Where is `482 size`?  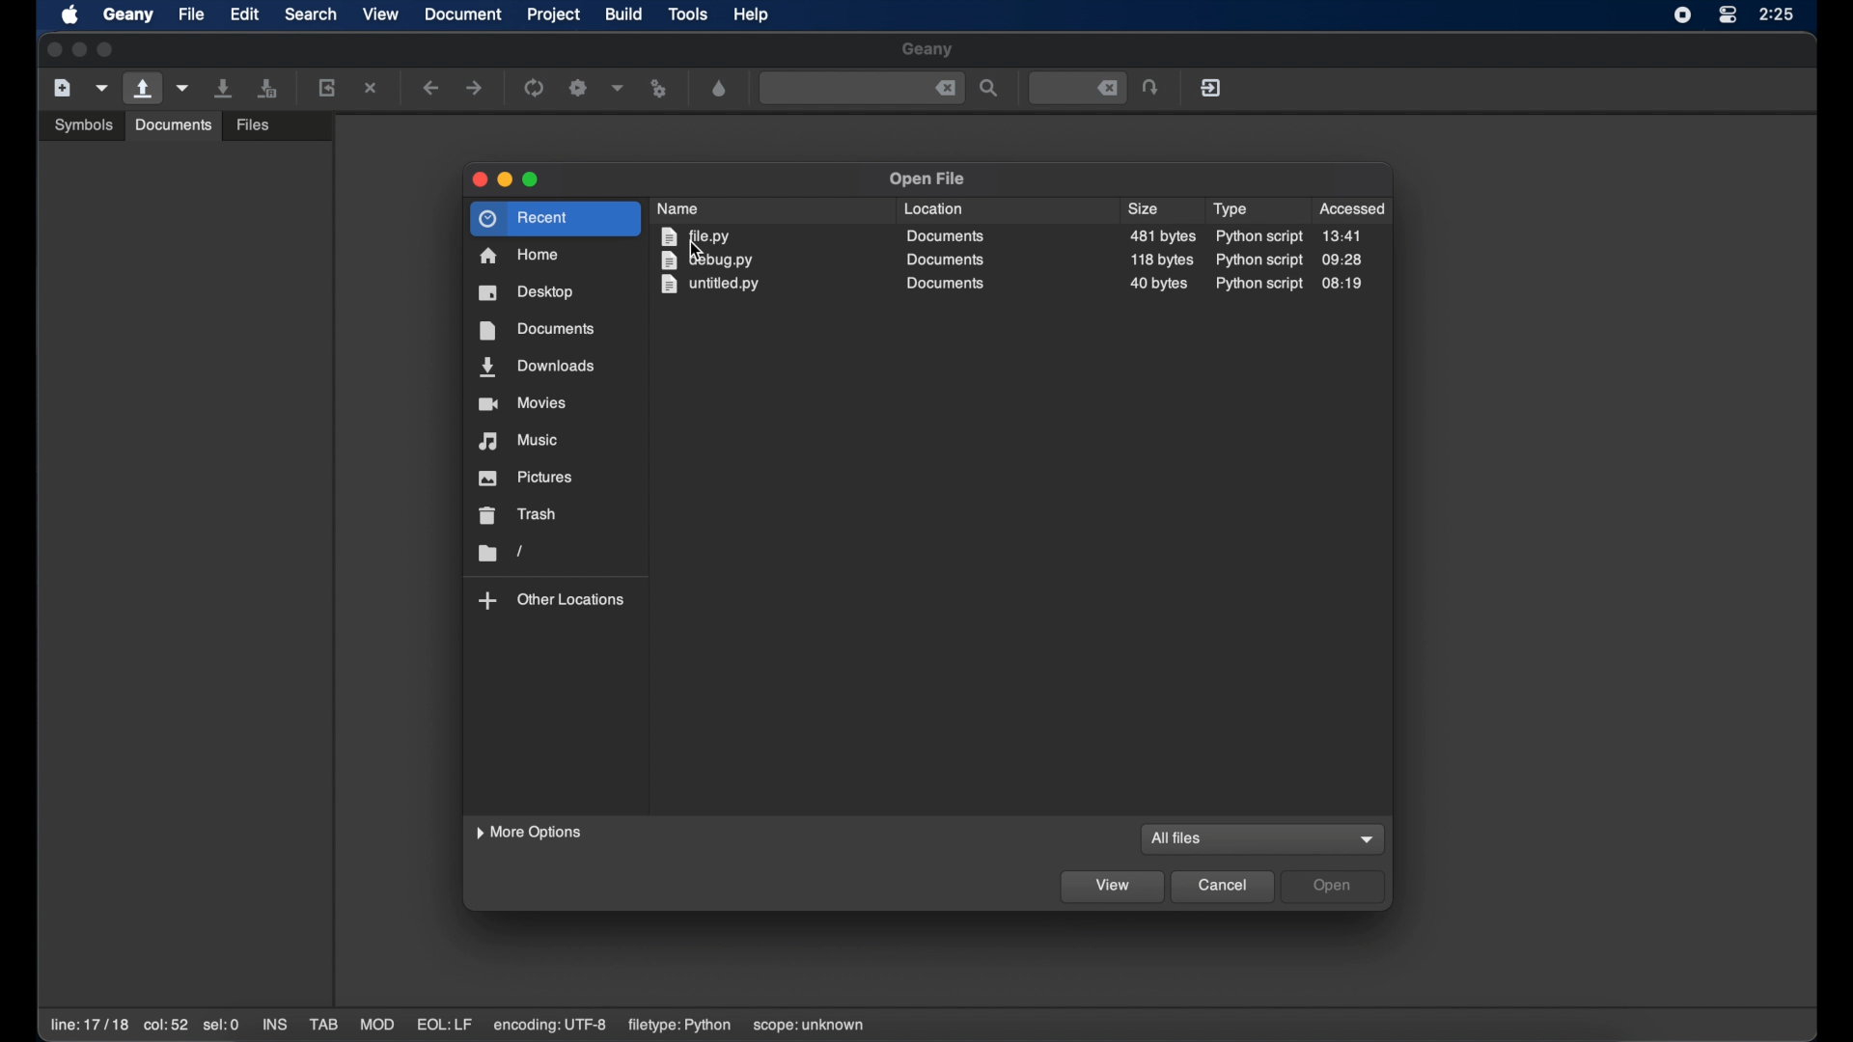 482 size is located at coordinates (1162, 236).